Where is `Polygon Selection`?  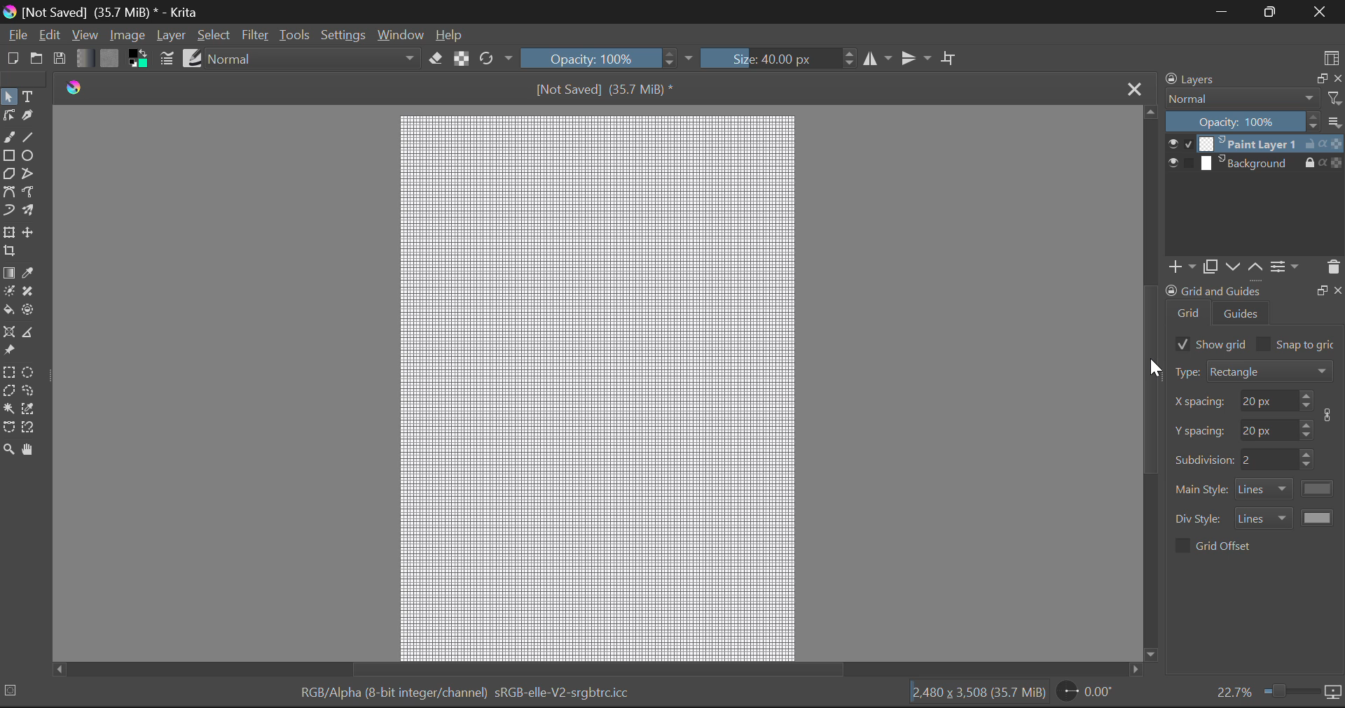 Polygon Selection is located at coordinates (8, 392).